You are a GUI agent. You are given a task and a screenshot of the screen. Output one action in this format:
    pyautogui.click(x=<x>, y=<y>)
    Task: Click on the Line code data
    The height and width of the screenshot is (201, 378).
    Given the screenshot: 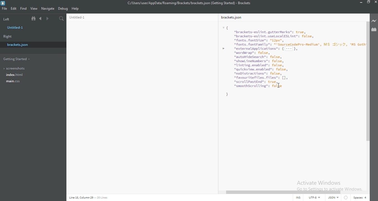 What is the action you would take?
    pyautogui.click(x=102, y=198)
    